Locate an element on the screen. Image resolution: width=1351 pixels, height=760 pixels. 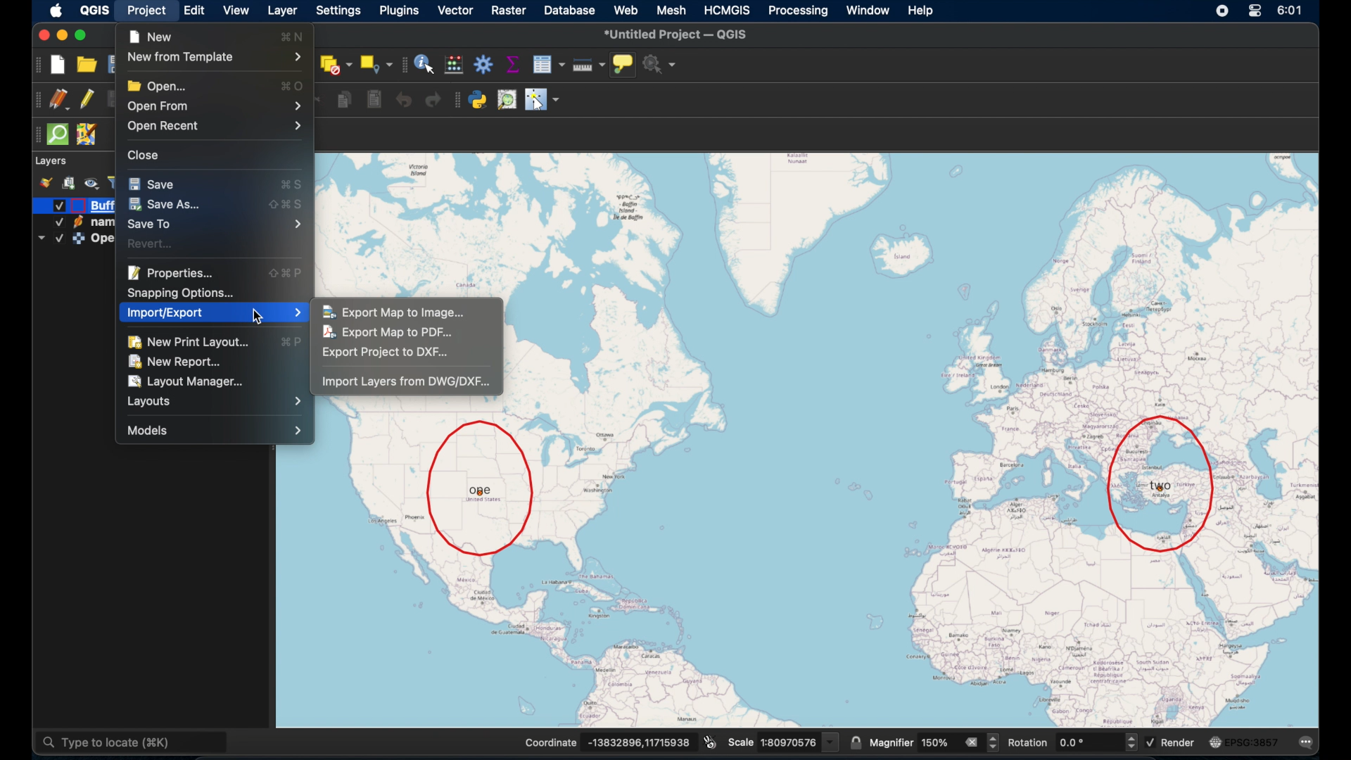
project toolbar is located at coordinates (37, 65).